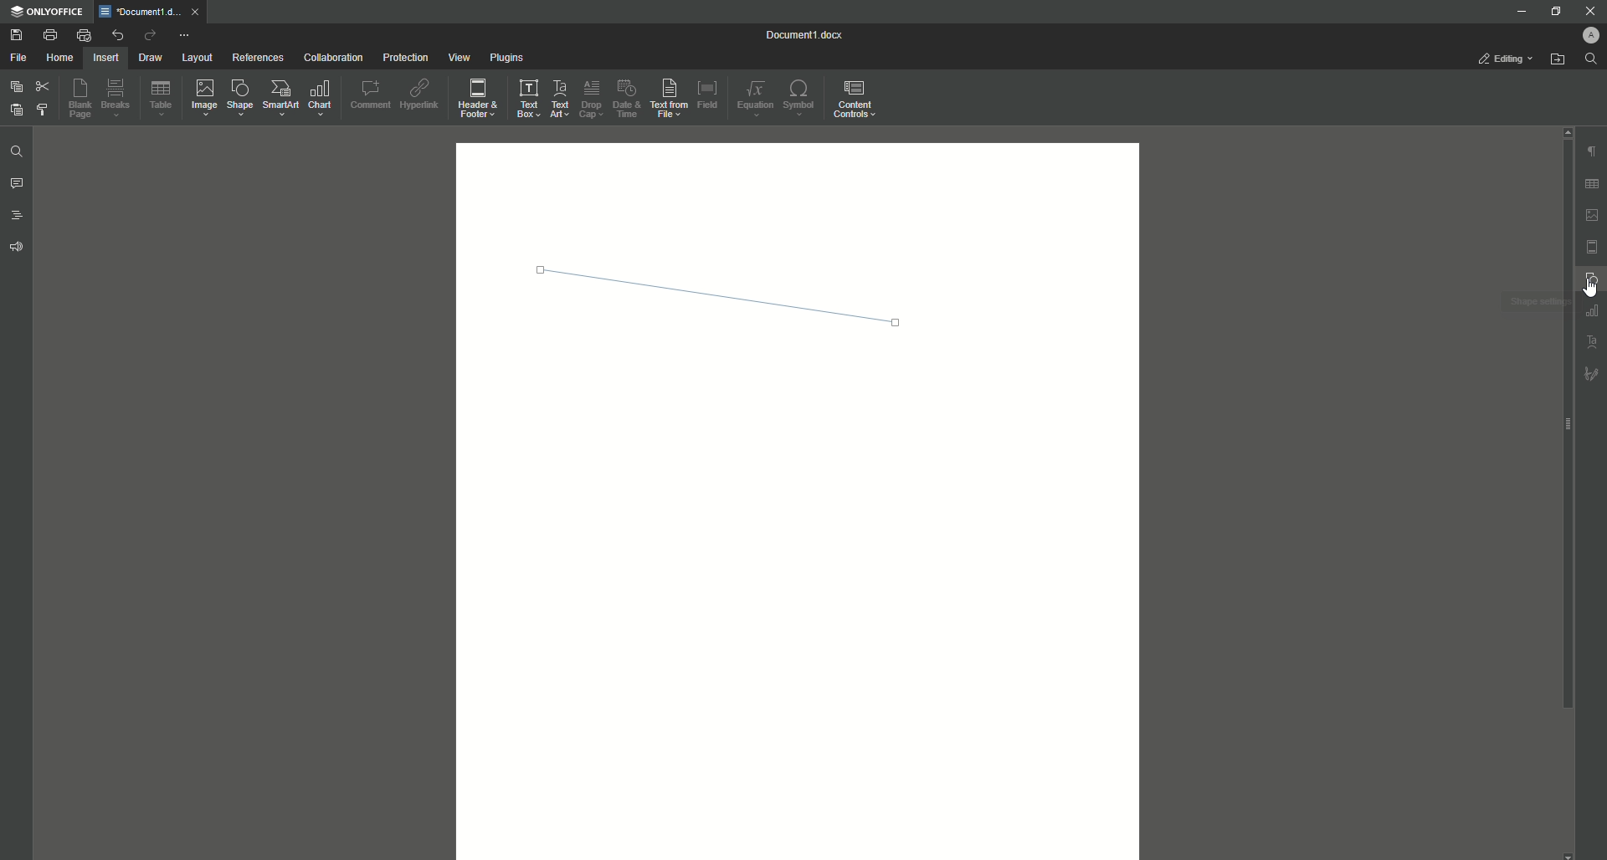 This screenshot has height=860, width=1607. What do you see at coordinates (196, 59) in the screenshot?
I see `Layout` at bounding box center [196, 59].